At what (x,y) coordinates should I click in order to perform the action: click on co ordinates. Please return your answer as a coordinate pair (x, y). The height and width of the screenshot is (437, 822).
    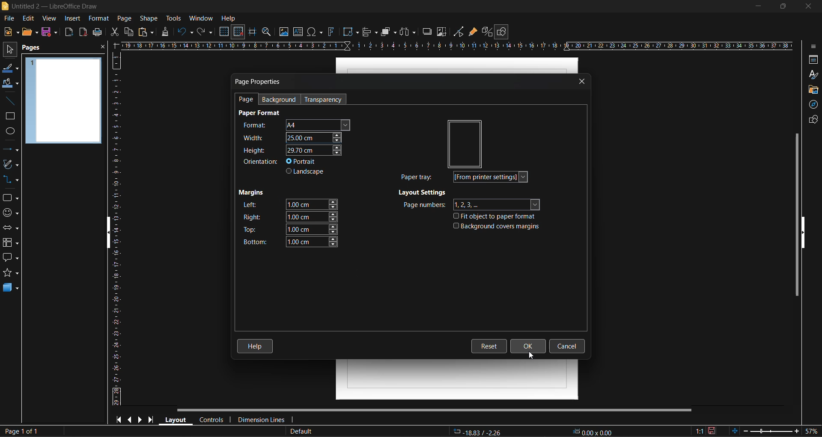
    Looking at the image, I should click on (534, 432).